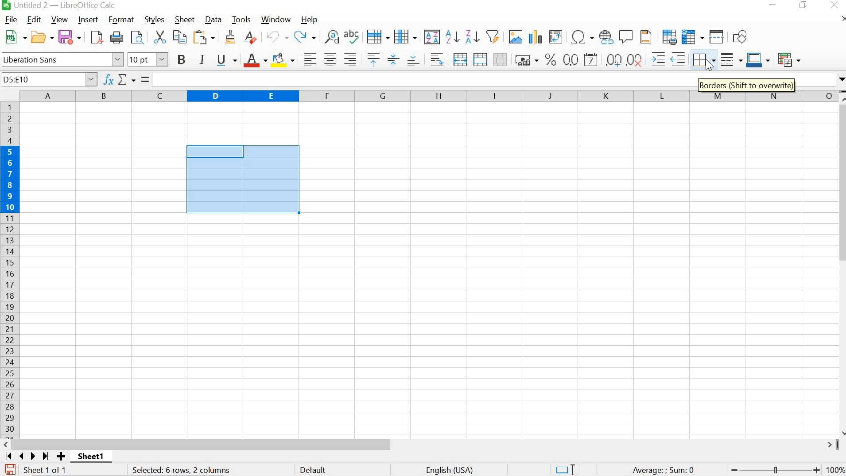 The image size is (846, 476). I want to click on add sheeT, so click(60, 456).